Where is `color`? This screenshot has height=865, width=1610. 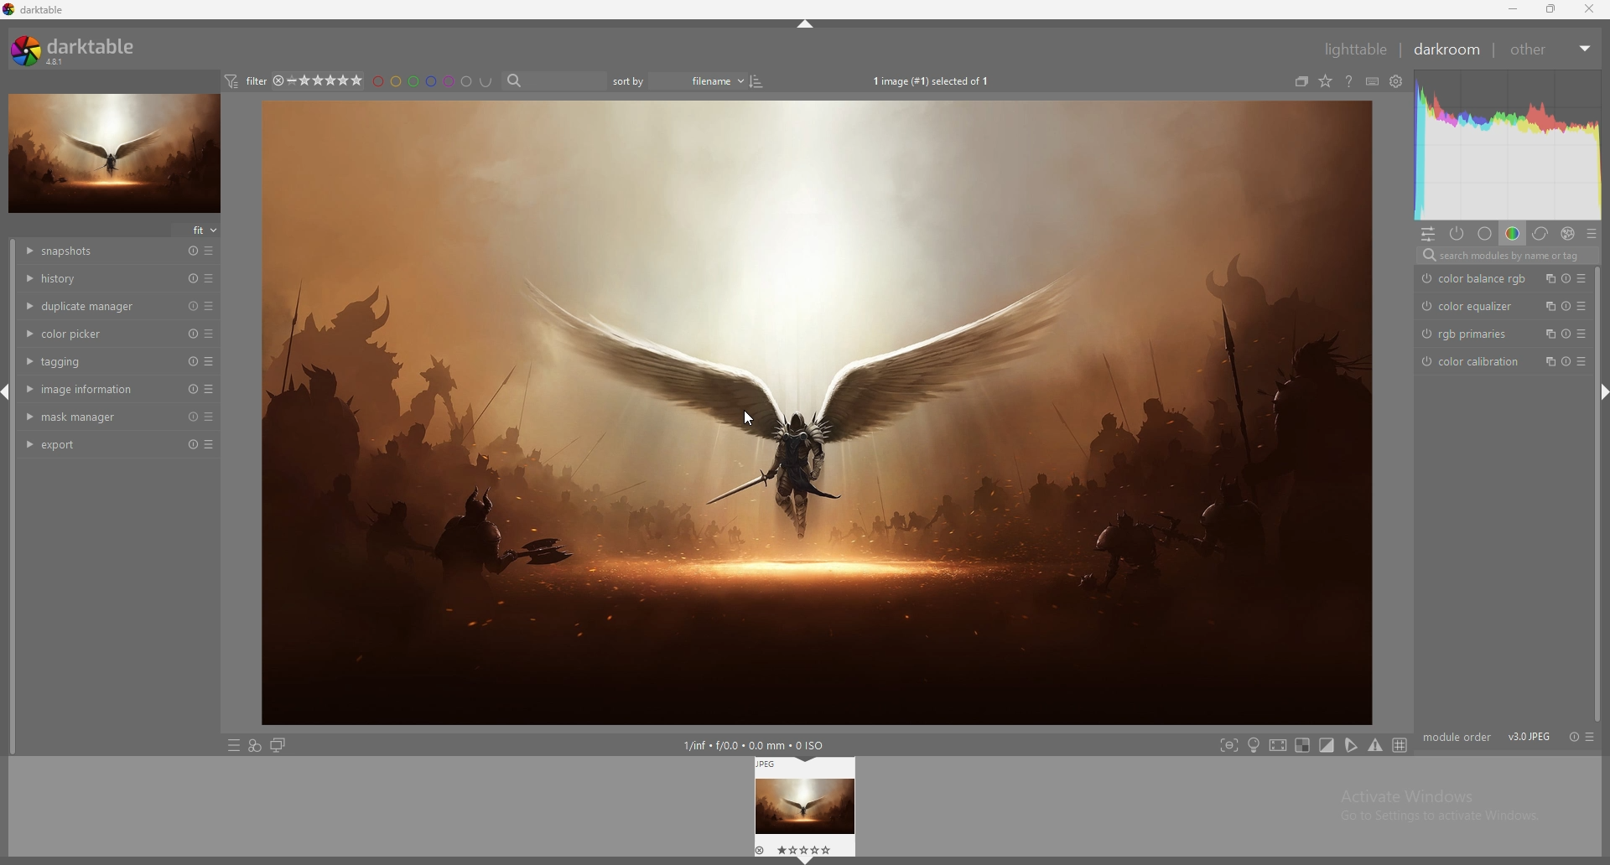 color is located at coordinates (1512, 234).